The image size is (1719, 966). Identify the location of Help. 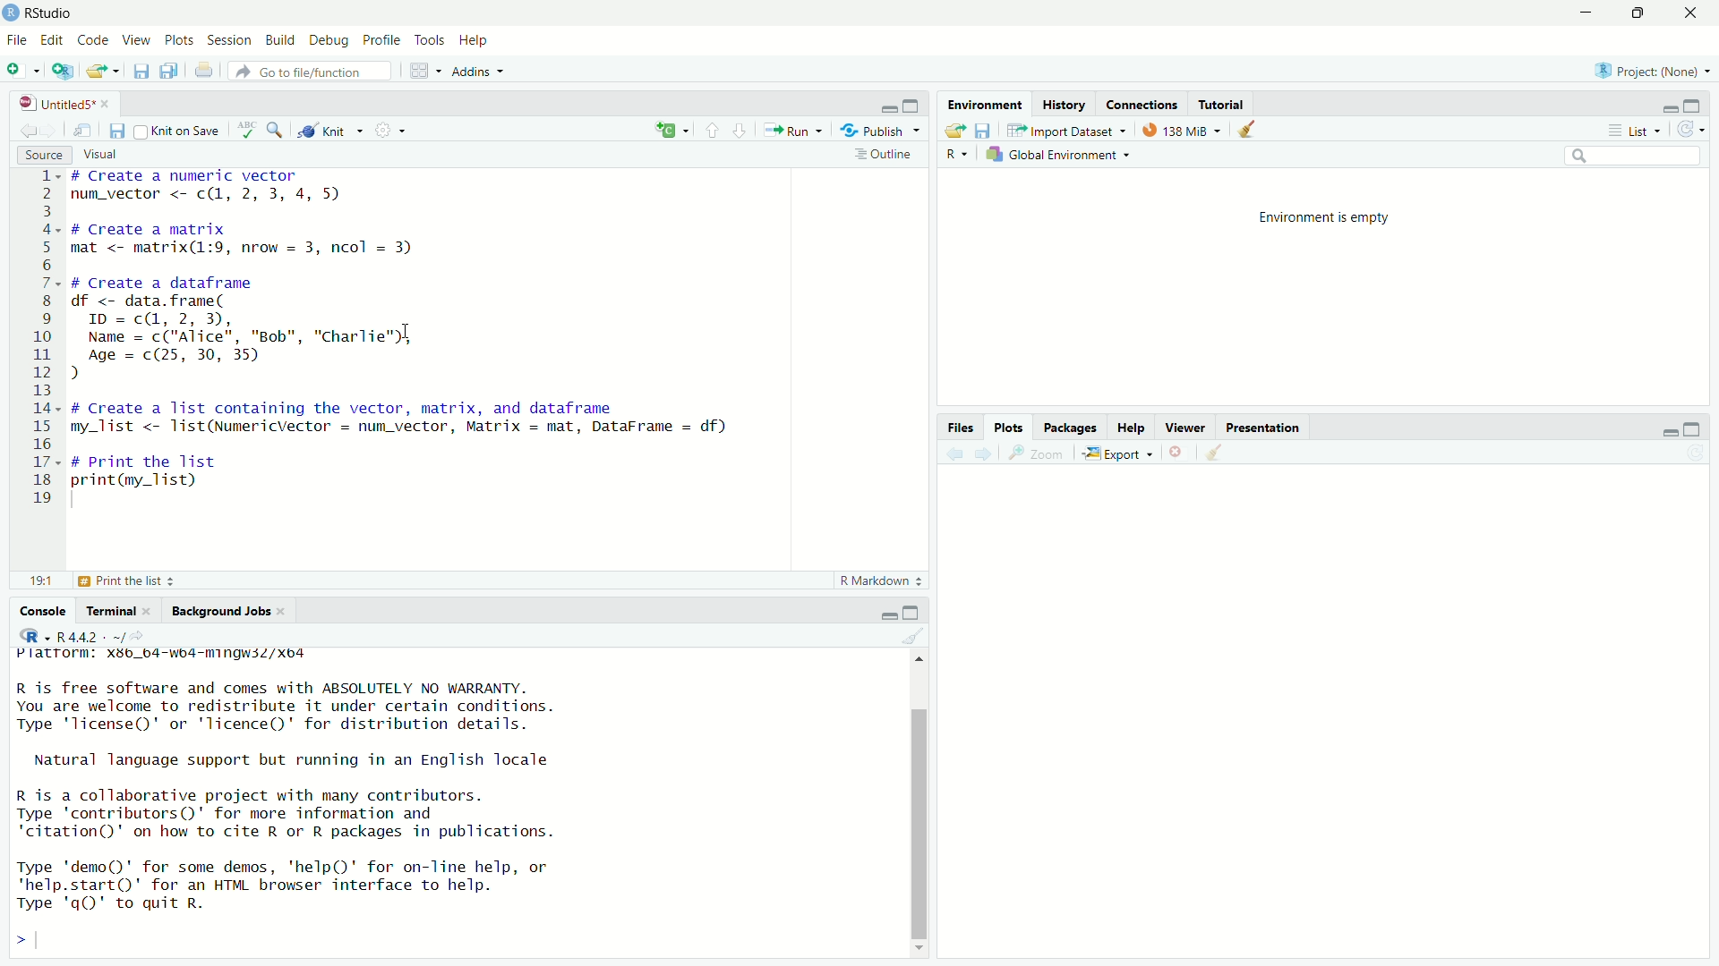
(1133, 428).